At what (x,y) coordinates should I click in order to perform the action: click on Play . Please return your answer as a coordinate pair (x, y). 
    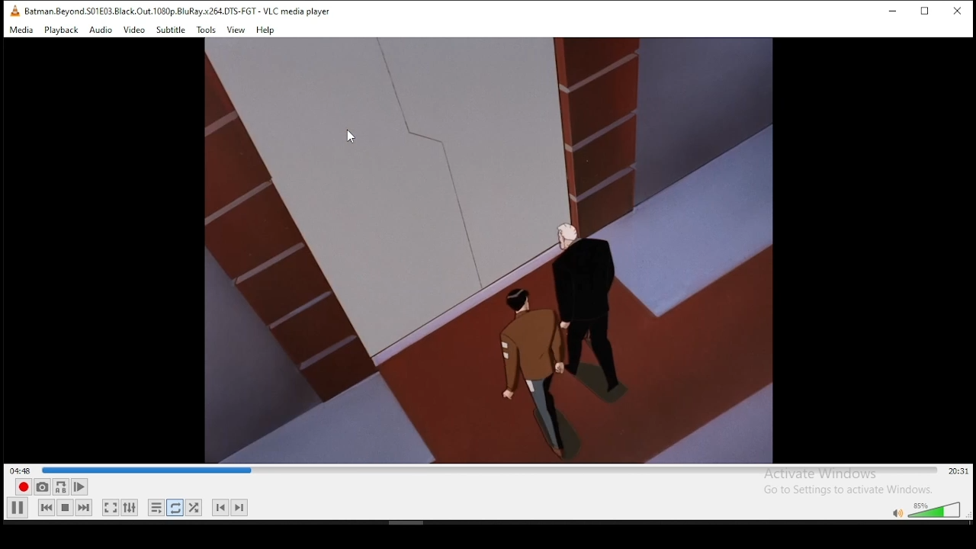
    Looking at the image, I should click on (82, 487).